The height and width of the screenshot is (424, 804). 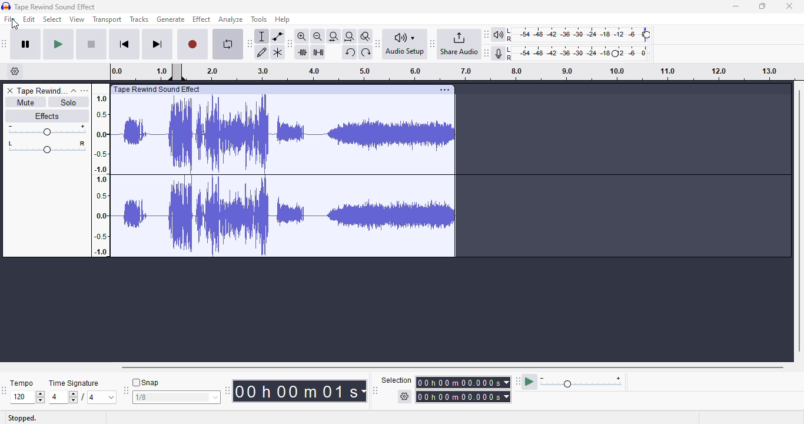 What do you see at coordinates (22, 418) in the screenshot?
I see `stopped` at bounding box center [22, 418].